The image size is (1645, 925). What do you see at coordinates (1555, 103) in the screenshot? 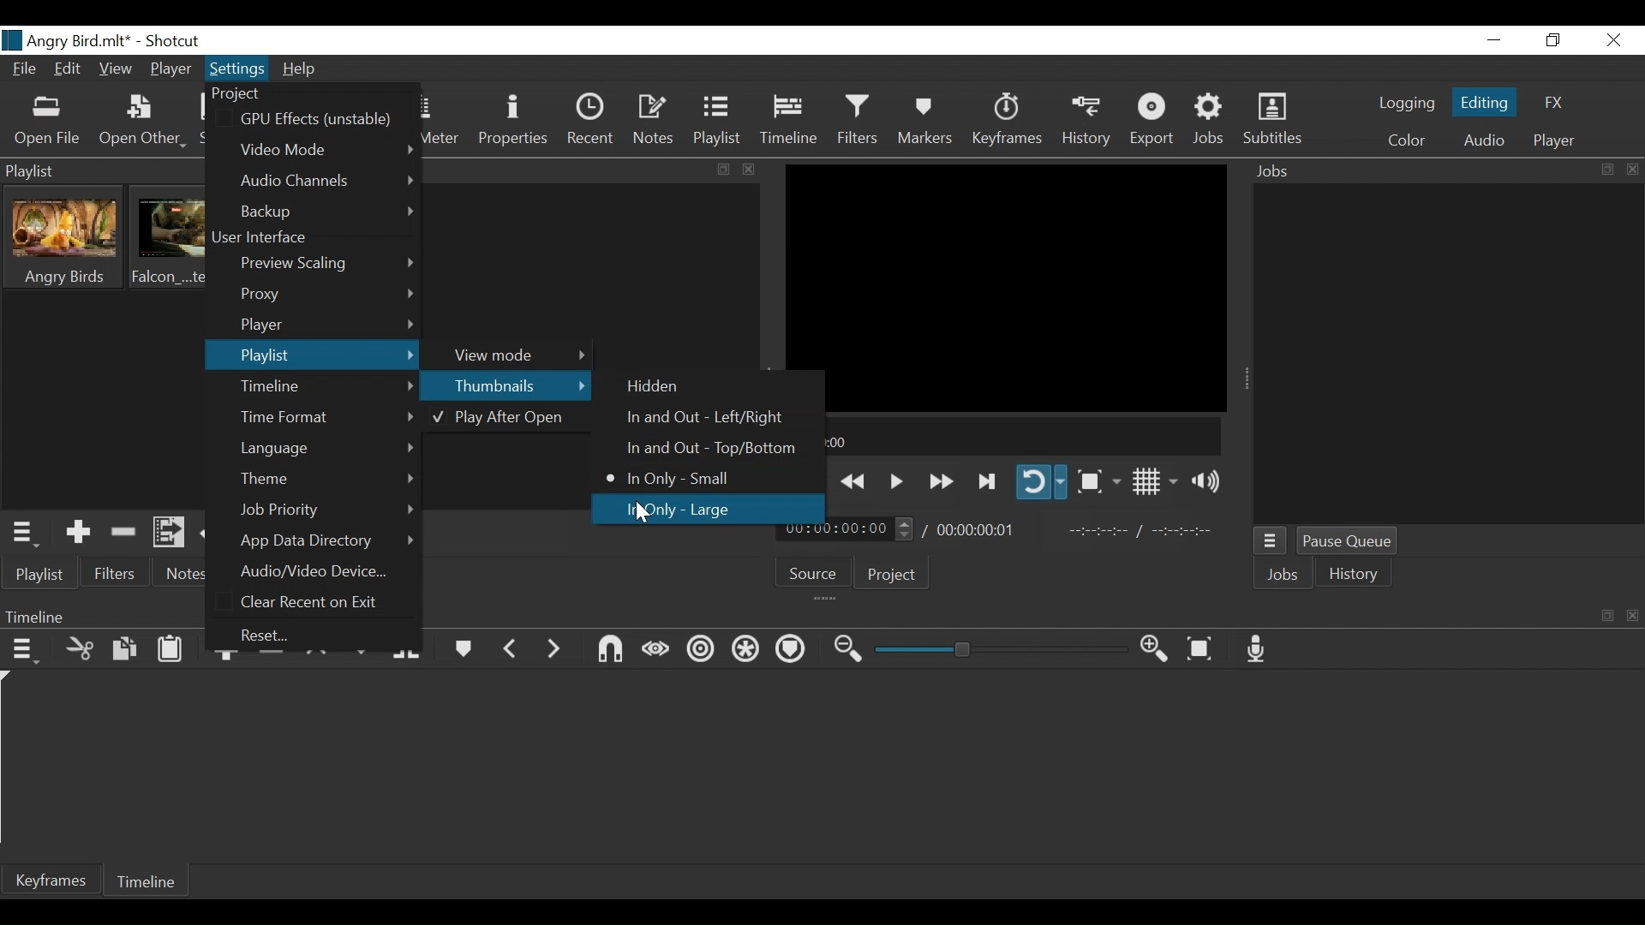
I see `FX` at bounding box center [1555, 103].